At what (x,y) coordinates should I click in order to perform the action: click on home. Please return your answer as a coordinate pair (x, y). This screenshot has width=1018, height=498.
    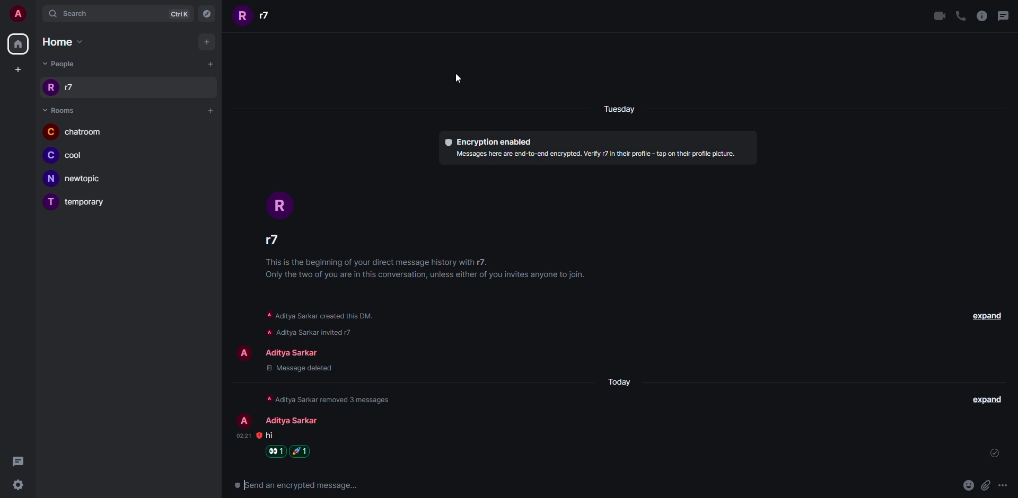
    Looking at the image, I should click on (68, 43).